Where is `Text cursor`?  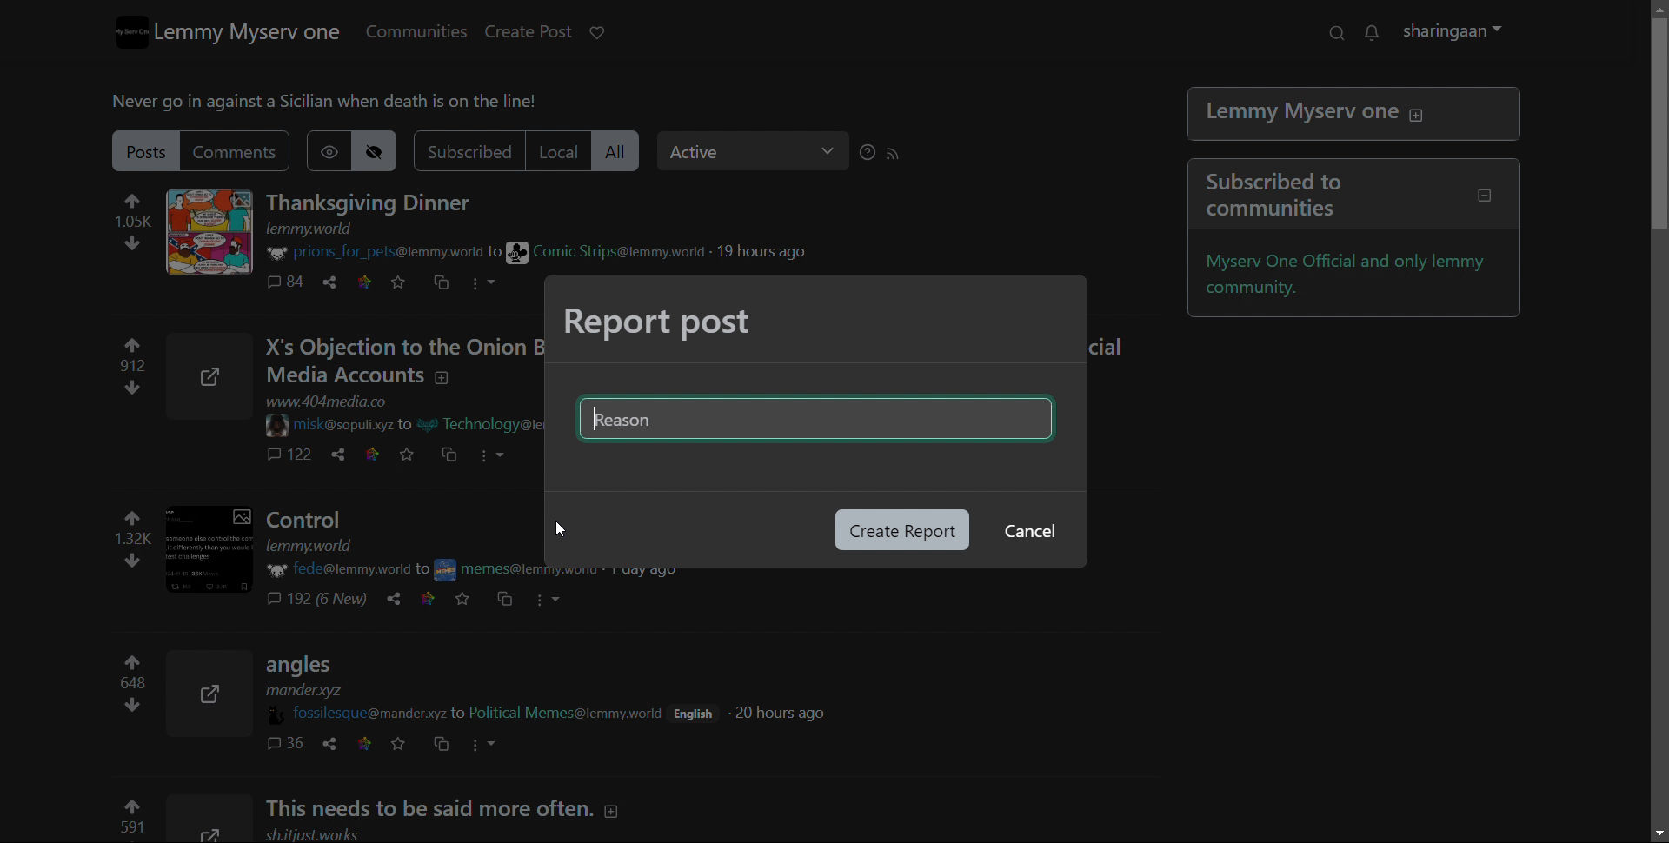 Text cursor is located at coordinates (599, 430).